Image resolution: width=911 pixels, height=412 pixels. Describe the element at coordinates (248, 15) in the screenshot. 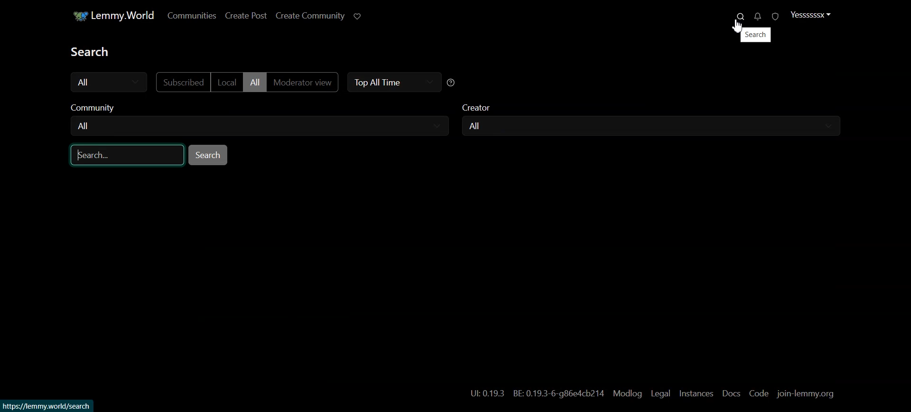

I see `Create Post` at that location.